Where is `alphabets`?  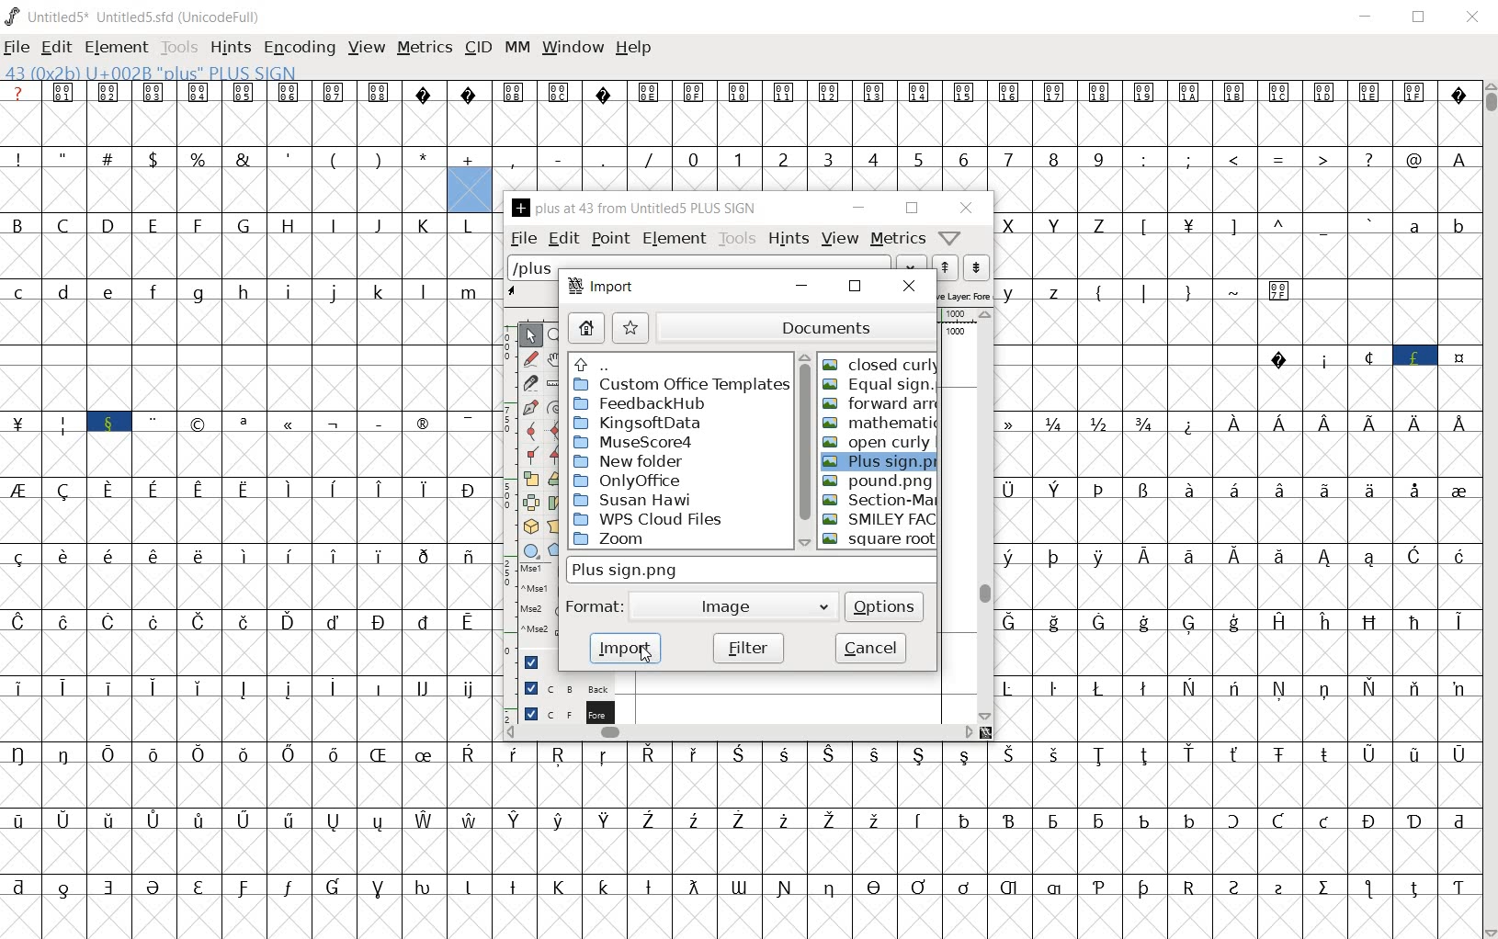 alphabets is located at coordinates (245, 247).